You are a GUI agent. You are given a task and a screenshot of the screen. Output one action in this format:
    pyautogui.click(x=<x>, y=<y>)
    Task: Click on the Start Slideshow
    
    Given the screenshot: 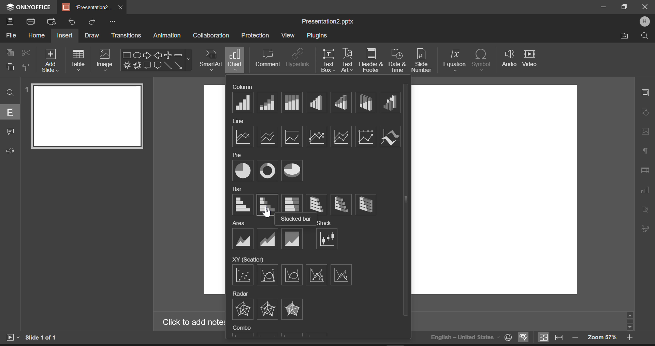 What is the action you would take?
    pyautogui.click(x=12, y=336)
    